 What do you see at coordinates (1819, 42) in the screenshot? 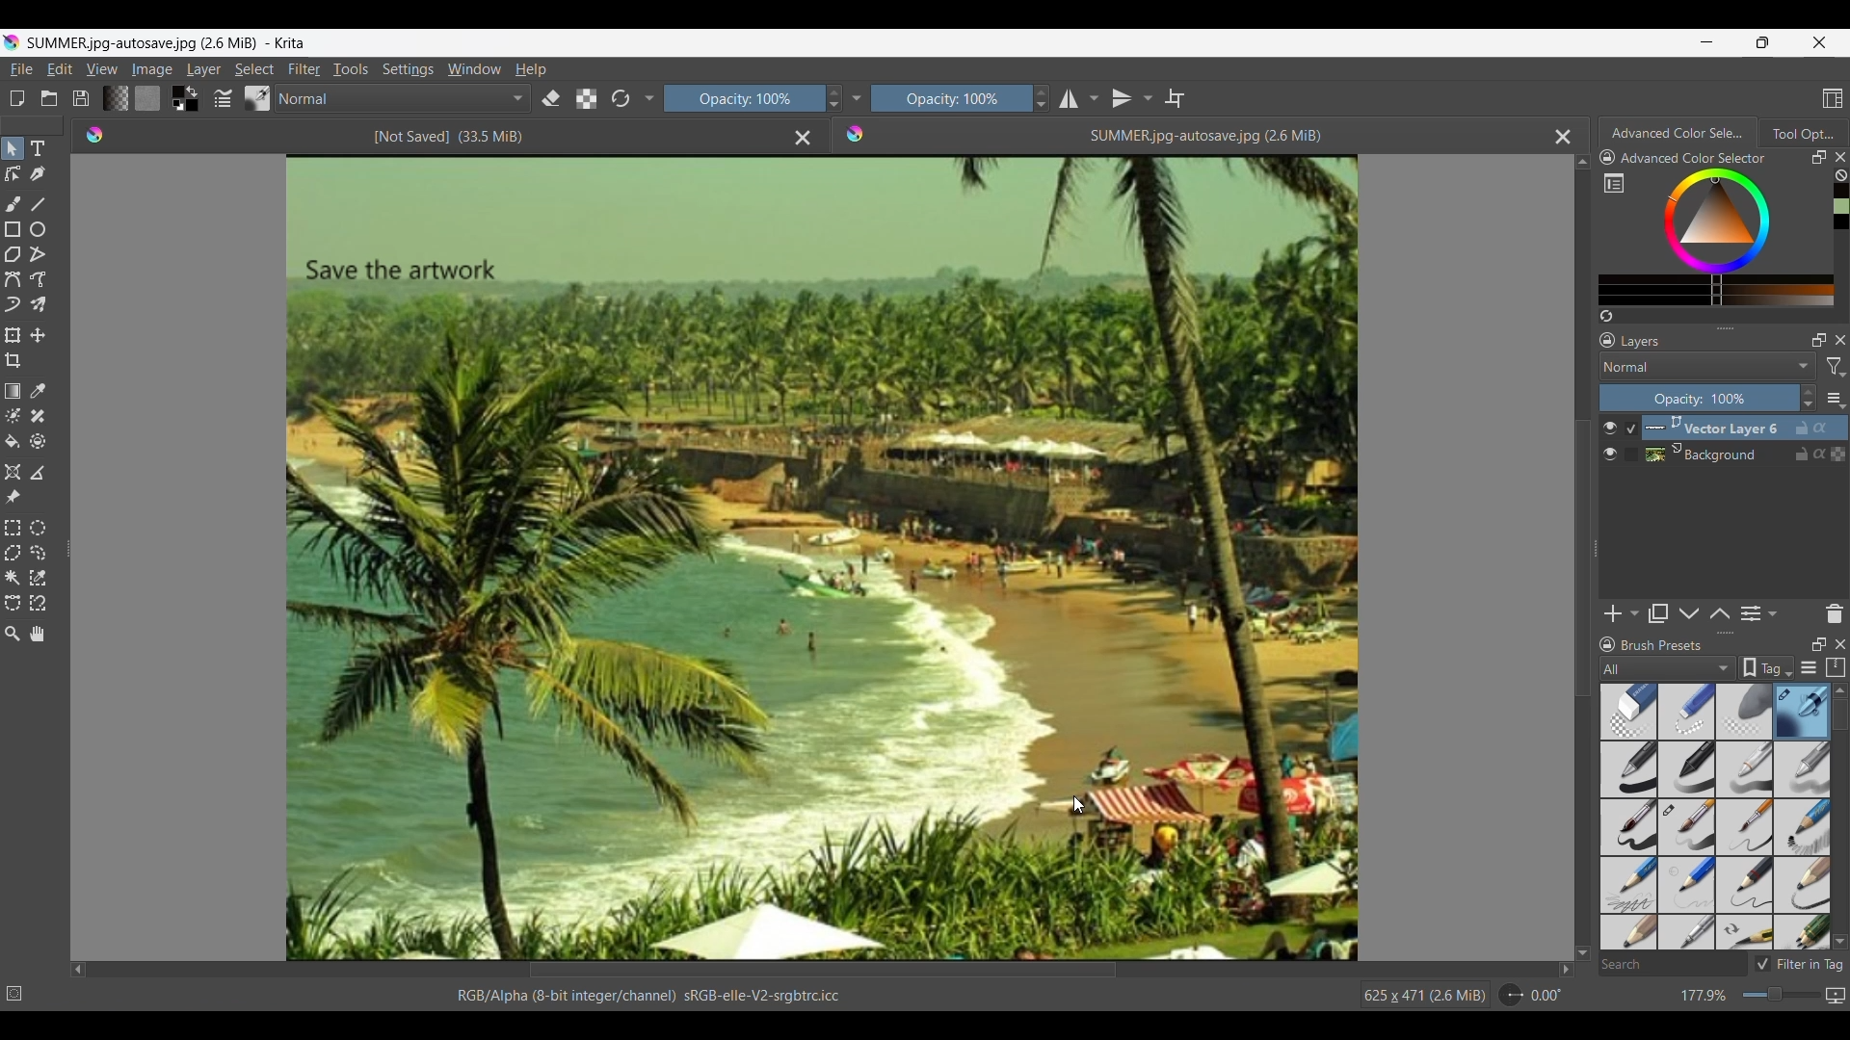
I see `Close interface` at bounding box center [1819, 42].